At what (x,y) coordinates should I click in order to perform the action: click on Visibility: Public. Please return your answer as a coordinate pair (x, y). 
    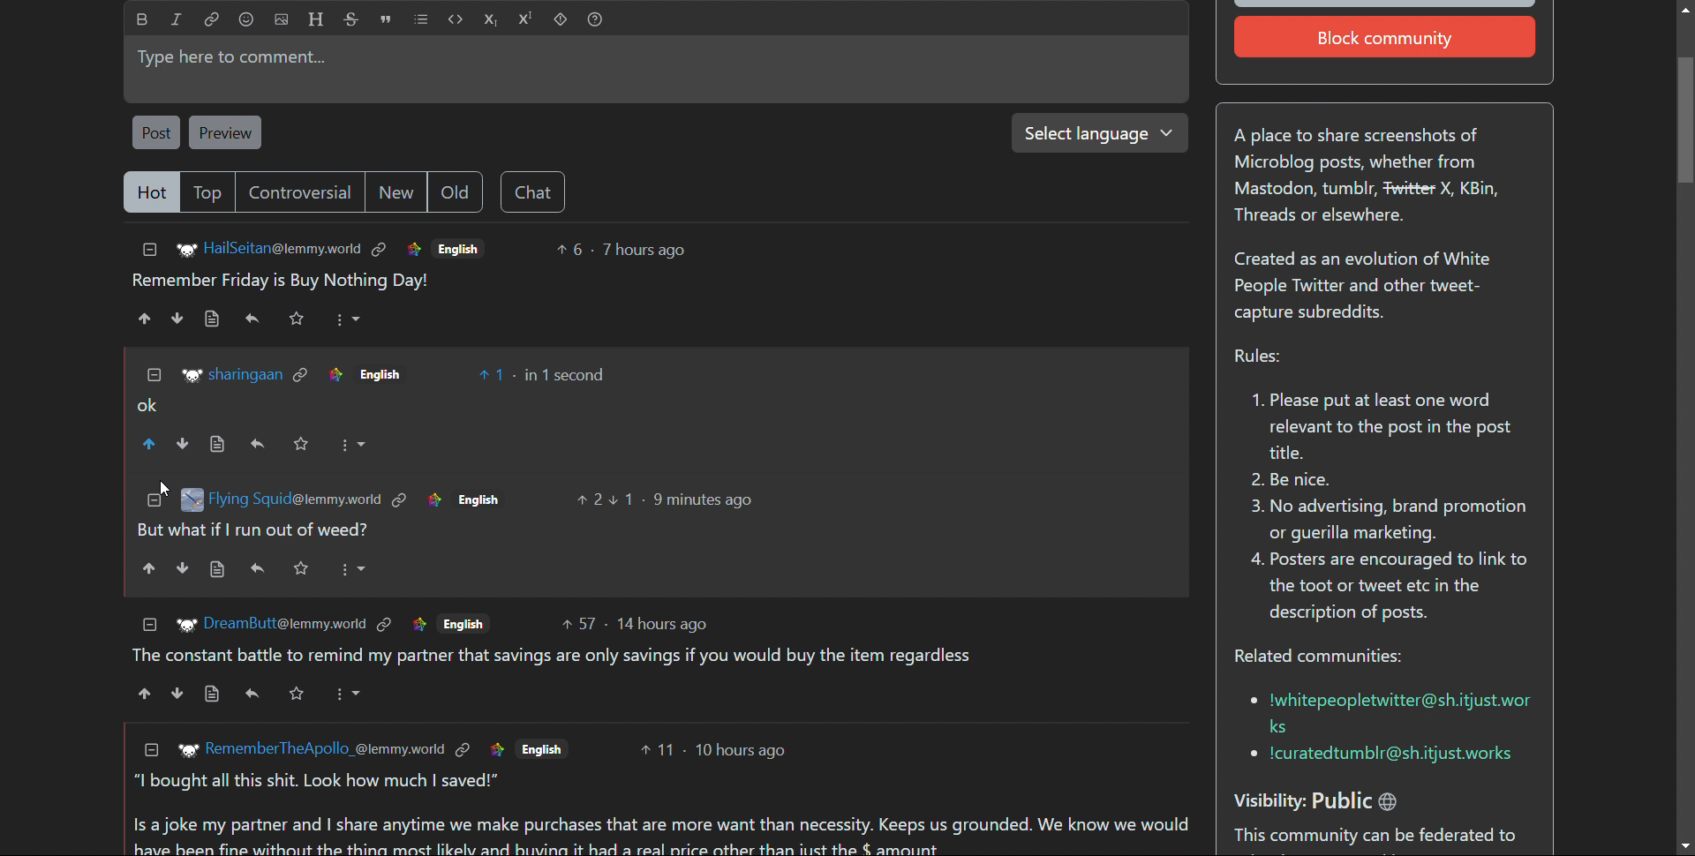
    Looking at the image, I should click on (1338, 795).